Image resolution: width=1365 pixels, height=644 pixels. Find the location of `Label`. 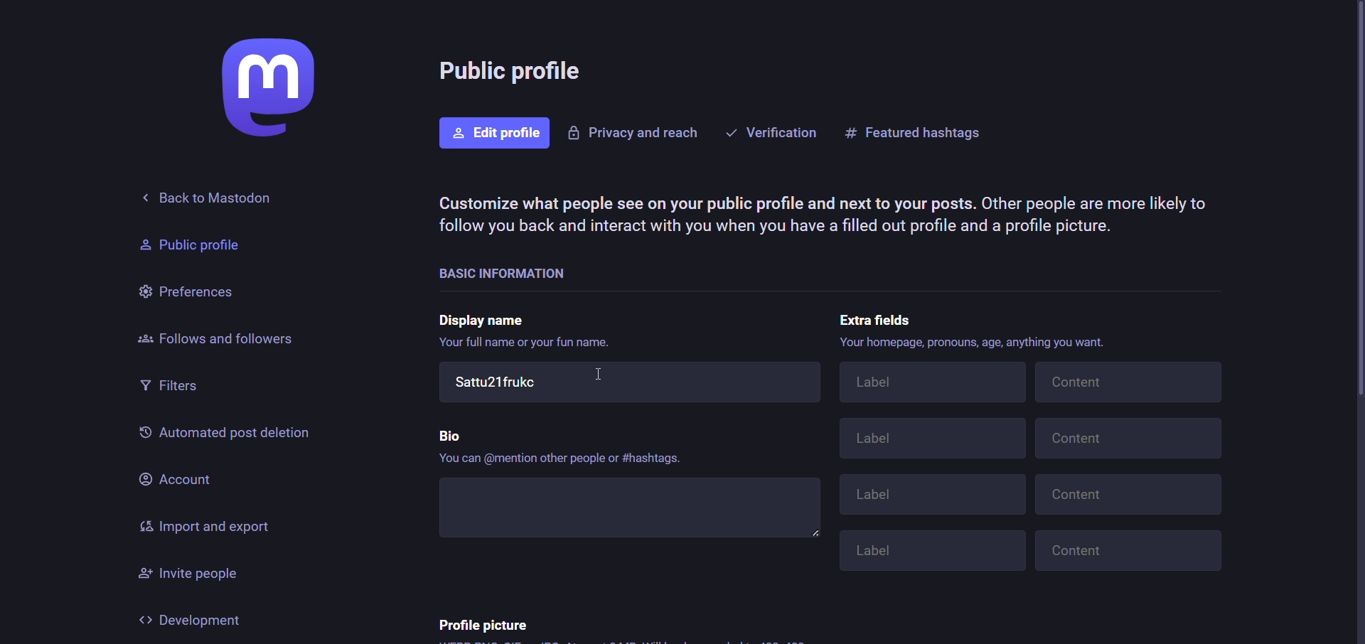

Label is located at coordinates (936, 496).